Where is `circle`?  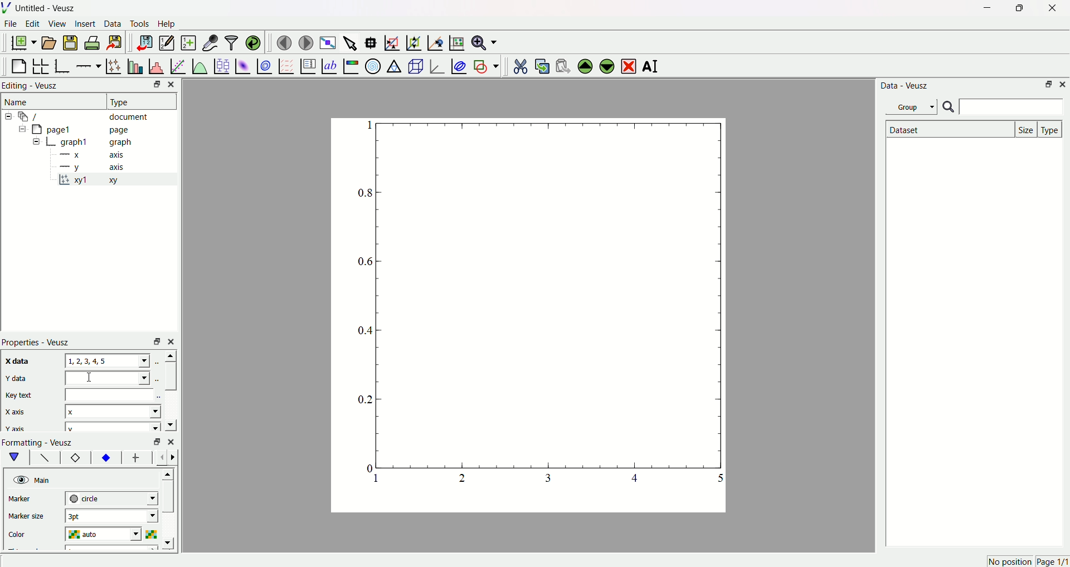 circle is located at coordinates (110, 498).